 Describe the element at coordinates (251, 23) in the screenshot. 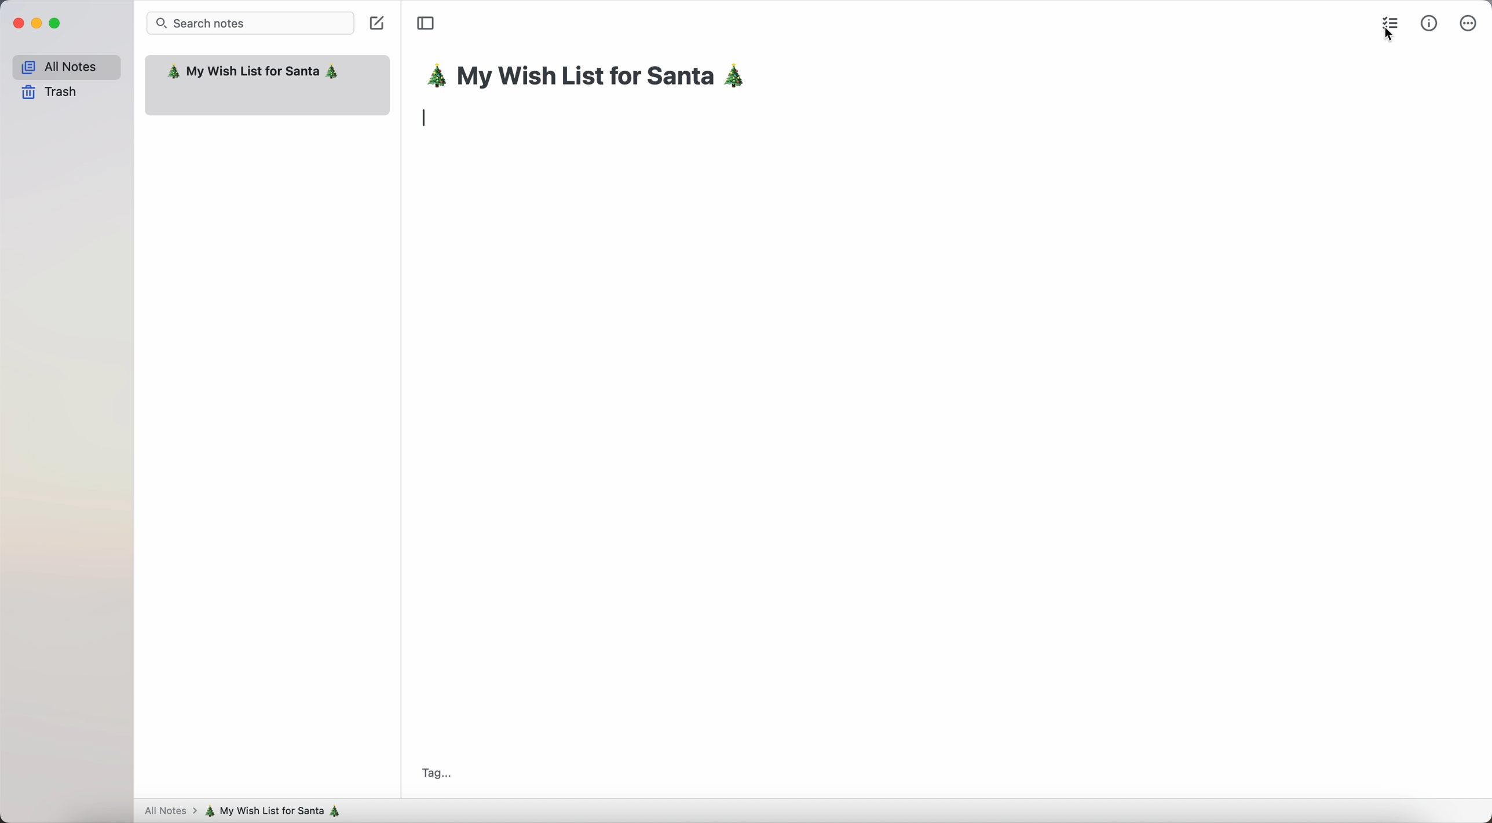

I see `search bar` at that location.